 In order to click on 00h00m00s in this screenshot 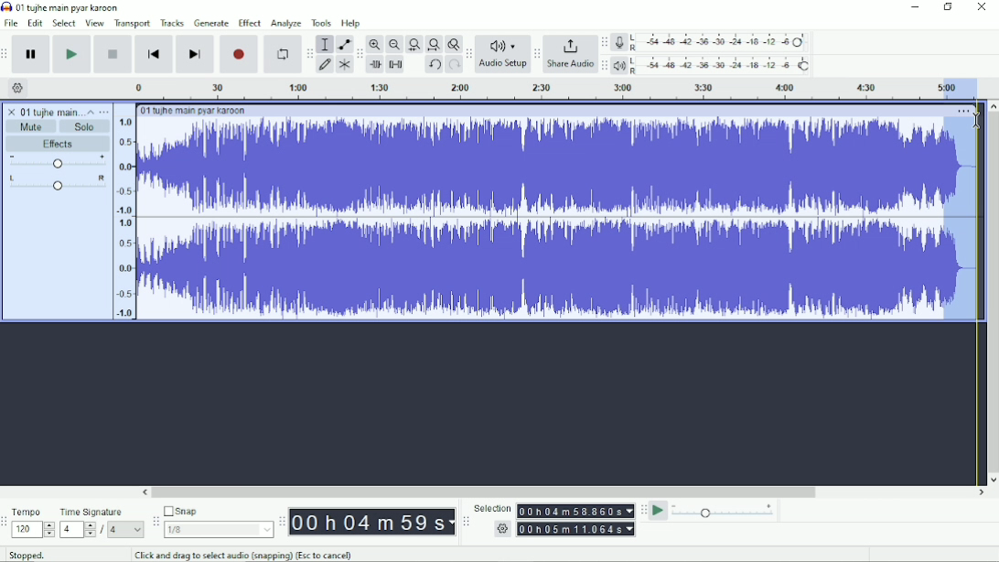, I will do `click(373, 523)`.